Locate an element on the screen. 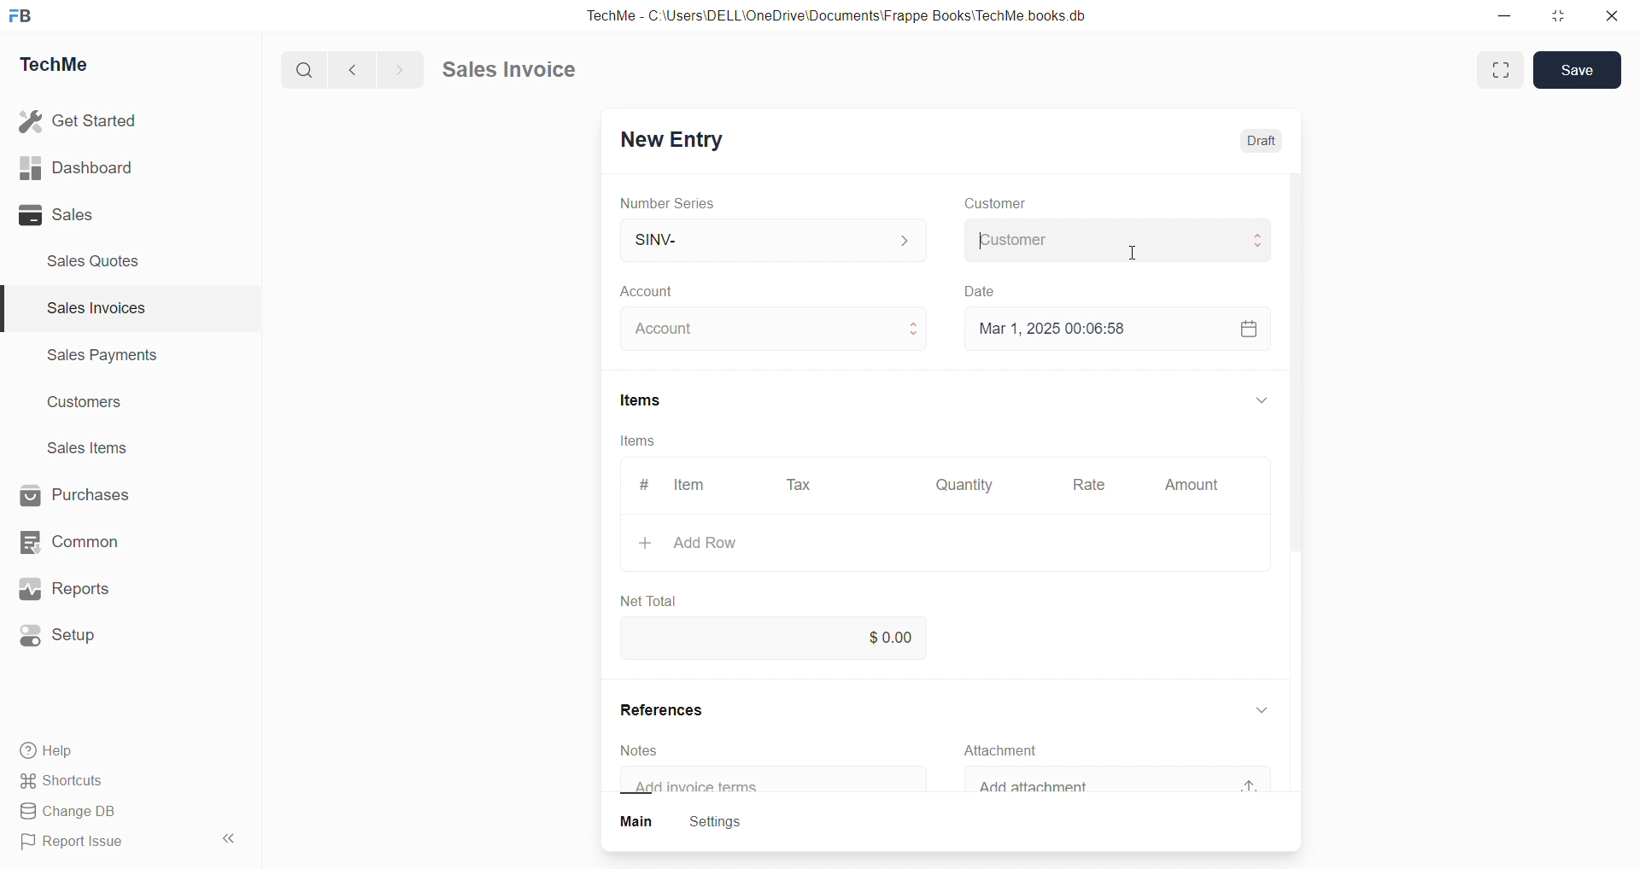 This screenshot has height=869, width=1640. Account is located at coordinates (673, 330).